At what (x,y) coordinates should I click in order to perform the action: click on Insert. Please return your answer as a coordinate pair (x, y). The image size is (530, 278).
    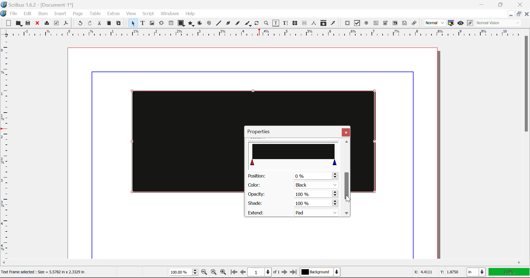
    Looking at the image, I should click on (60, 15).